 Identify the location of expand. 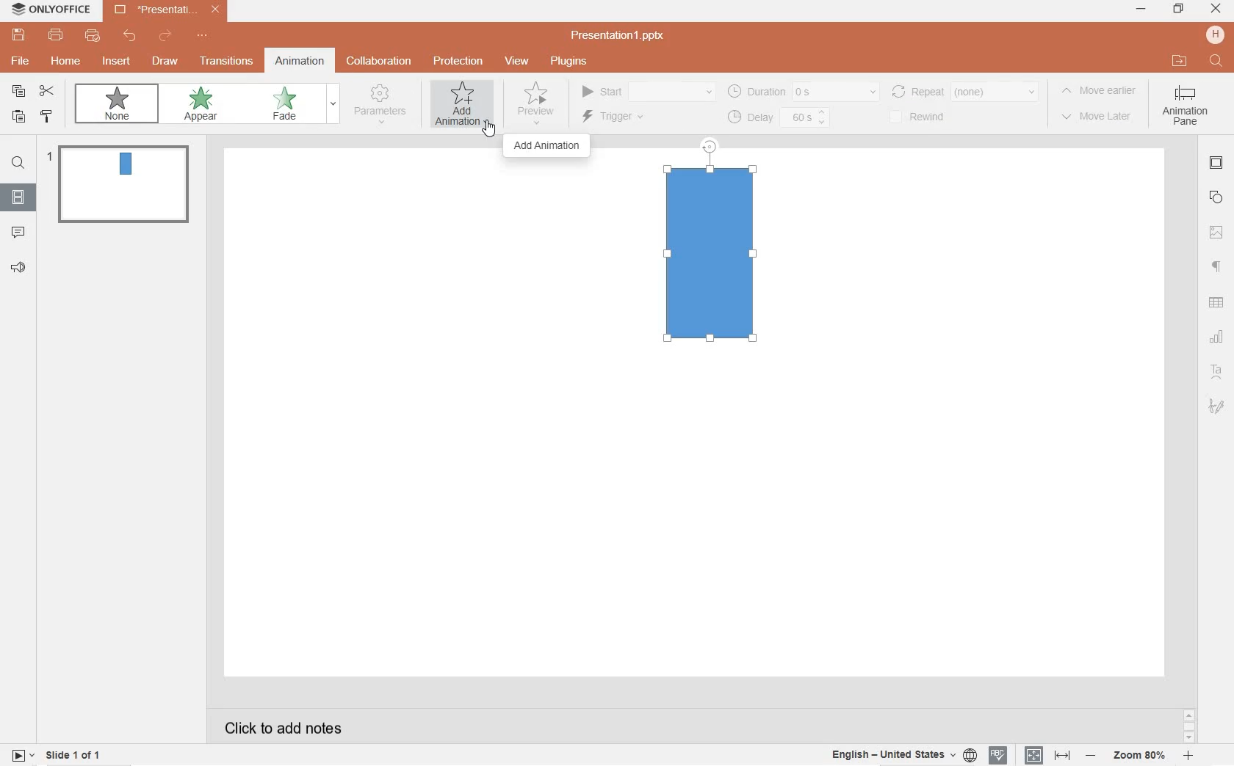
(333, 105).